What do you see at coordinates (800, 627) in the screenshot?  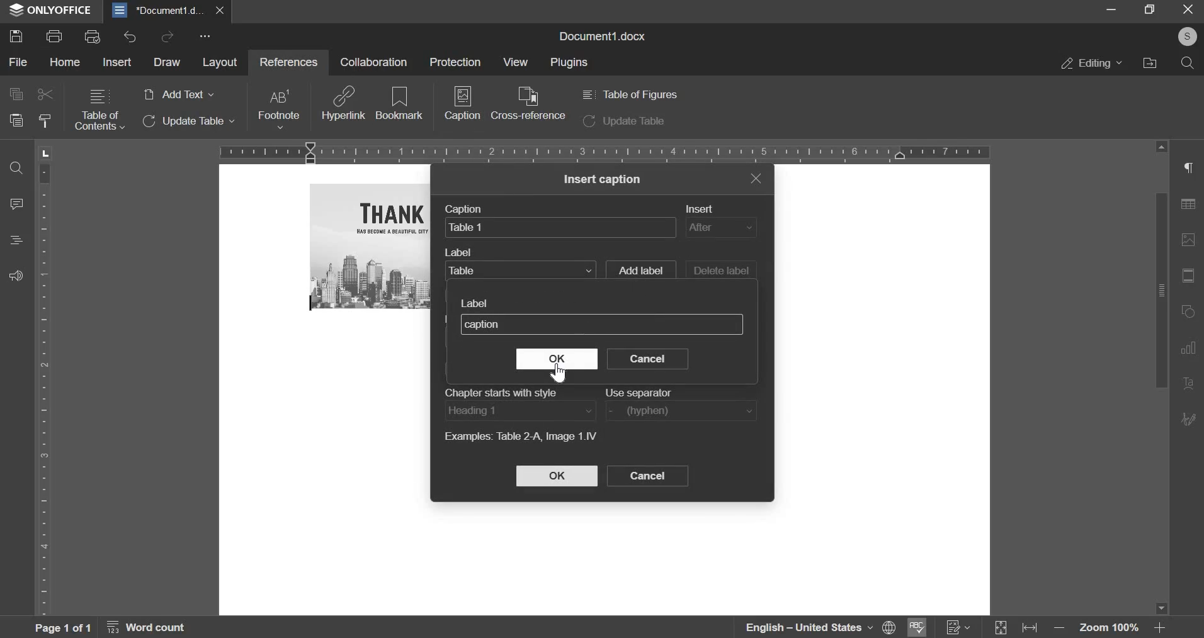 I see `language` at bounding box center [800, 627].